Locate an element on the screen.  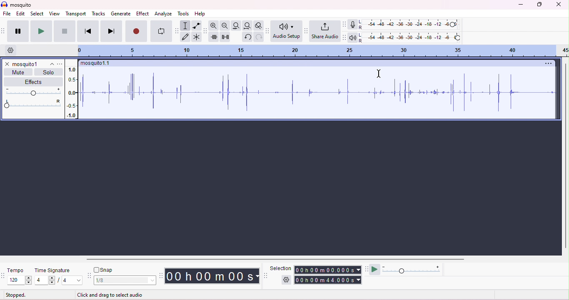
track title is located at coordinates (33, 64).